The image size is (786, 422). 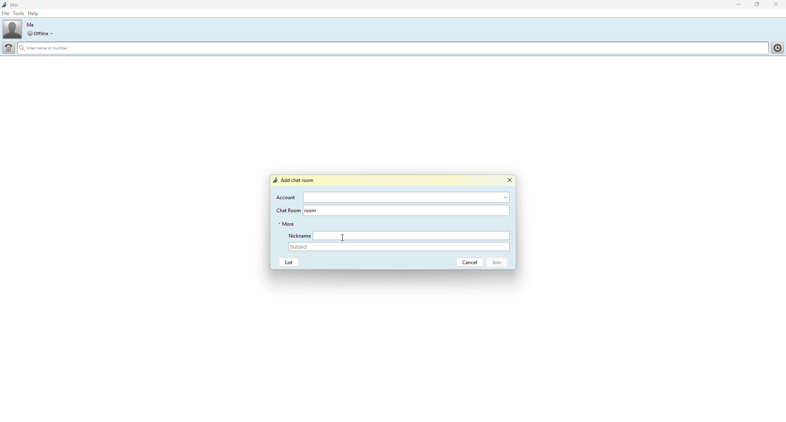 I want to click on maximize, so click(x=757, y=5).